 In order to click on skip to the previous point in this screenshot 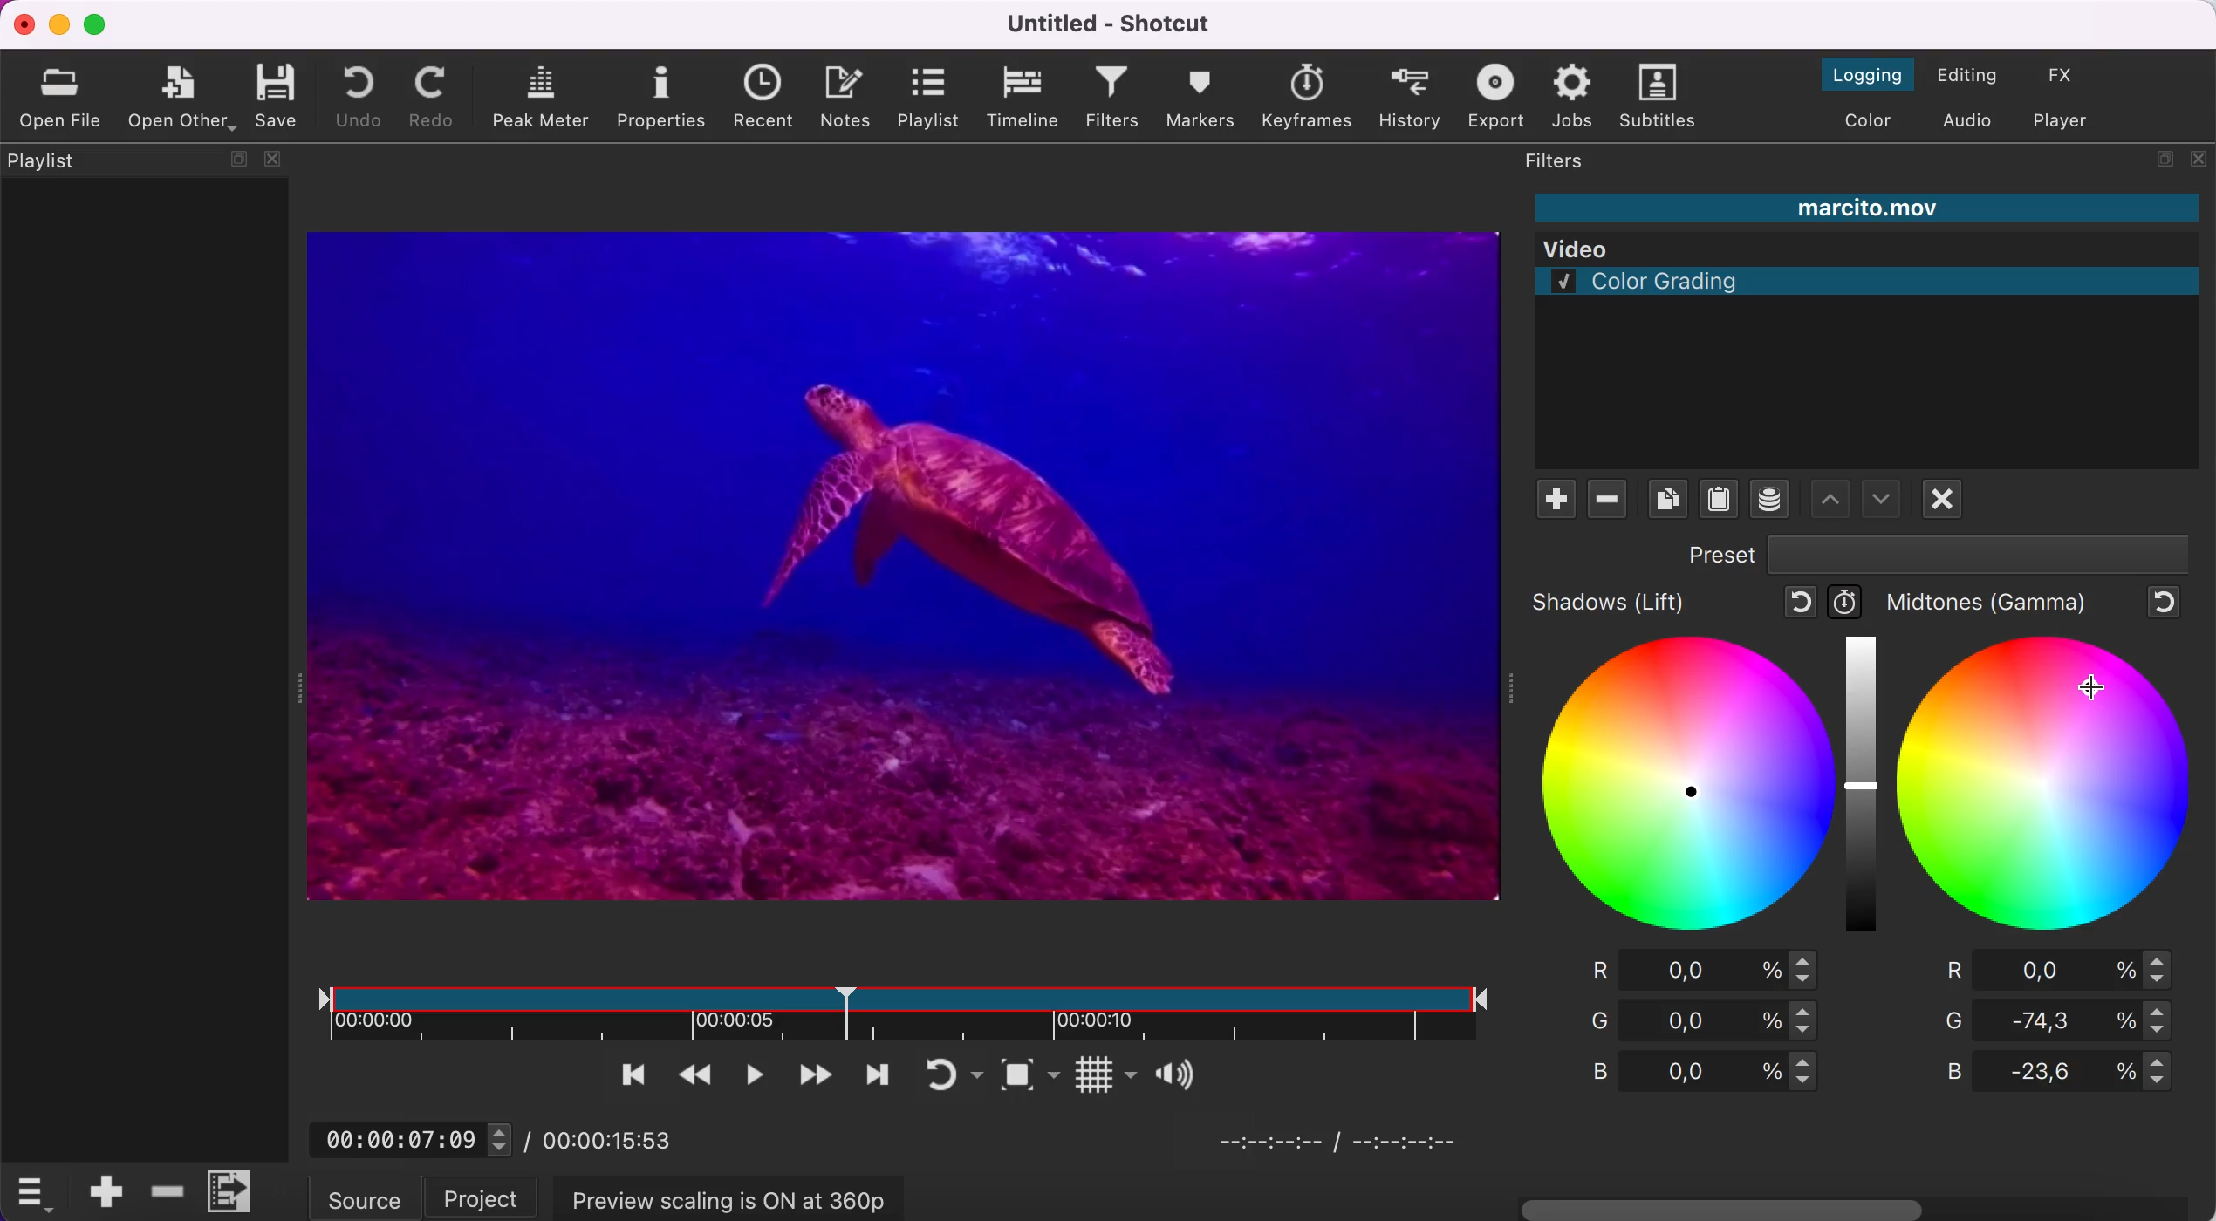, I will do `click(622, 1075)`.